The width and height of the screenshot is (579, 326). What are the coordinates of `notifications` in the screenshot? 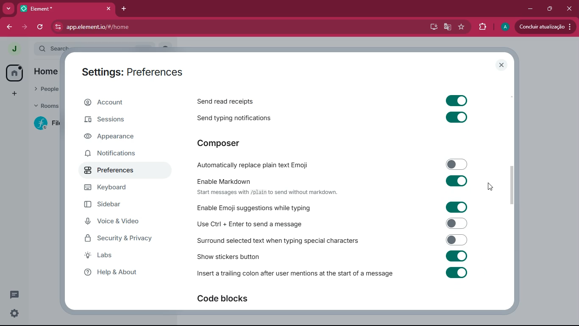 It's located at (117, 155).